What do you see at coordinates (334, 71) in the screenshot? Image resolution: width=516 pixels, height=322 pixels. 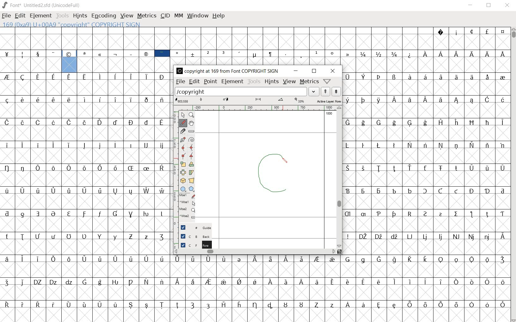 I see `close` at bounding box center [334, 71].